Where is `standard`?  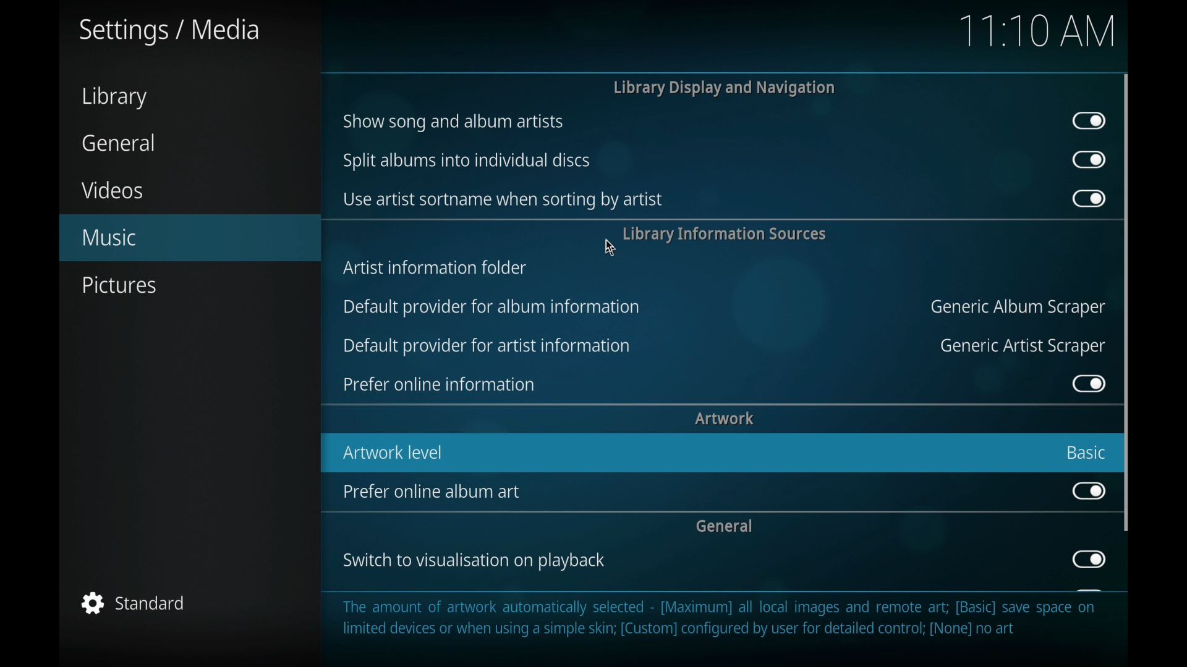 standard is located at coordinates (133, 604).